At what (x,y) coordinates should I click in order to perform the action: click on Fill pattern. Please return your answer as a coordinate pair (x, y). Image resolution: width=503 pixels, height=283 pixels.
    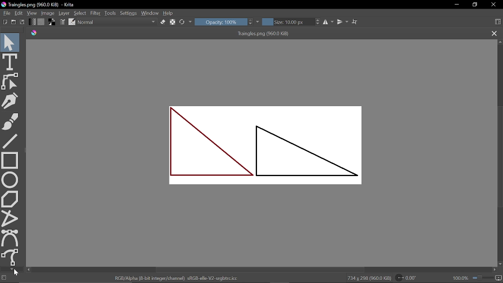
    Looking at the image, I should click on (41, 22).